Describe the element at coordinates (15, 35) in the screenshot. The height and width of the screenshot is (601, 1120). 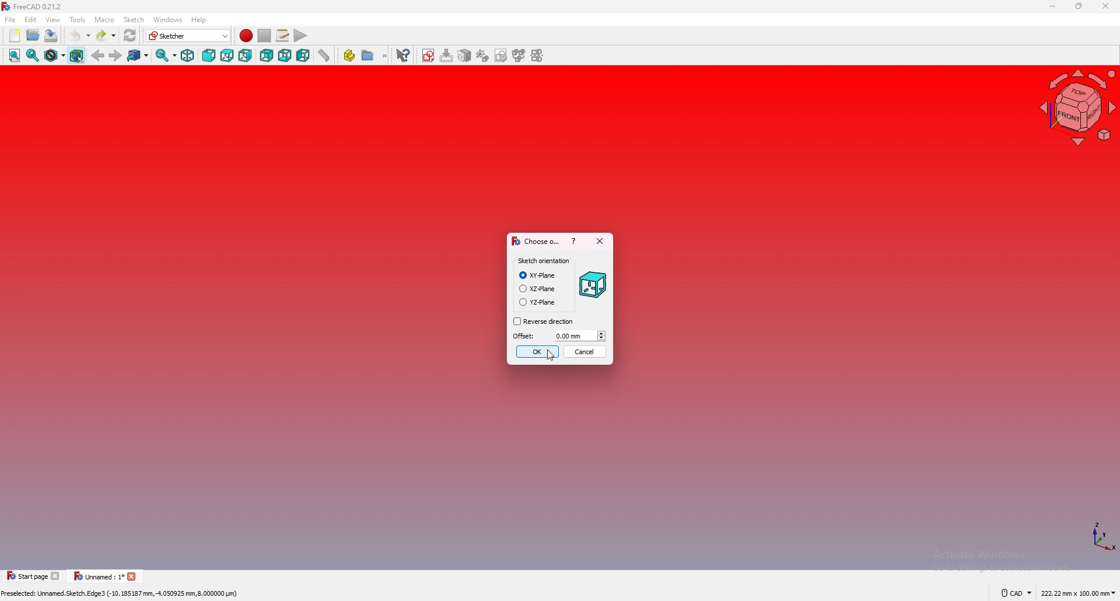
I see `new` at that location.